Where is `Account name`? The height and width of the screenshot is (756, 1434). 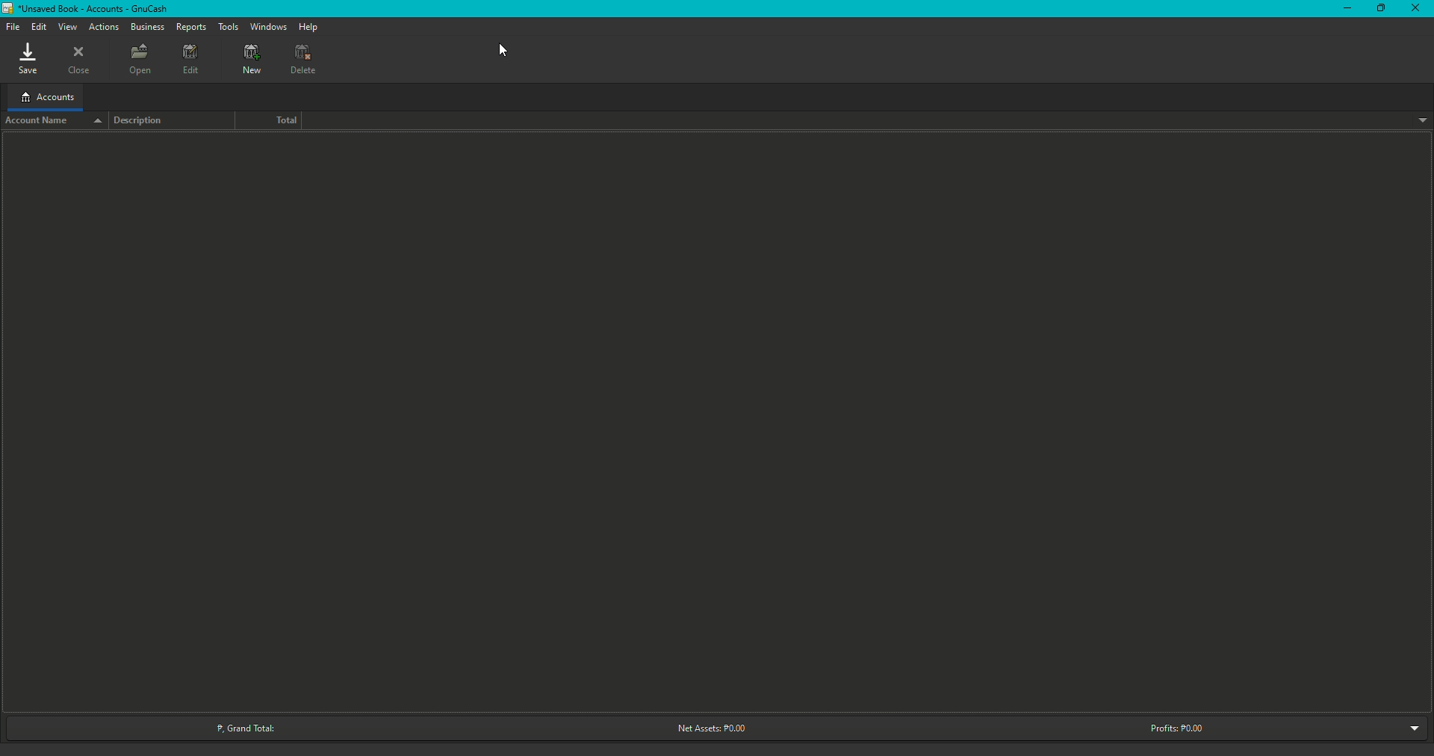
Account name is located at coordinates (52, 123).